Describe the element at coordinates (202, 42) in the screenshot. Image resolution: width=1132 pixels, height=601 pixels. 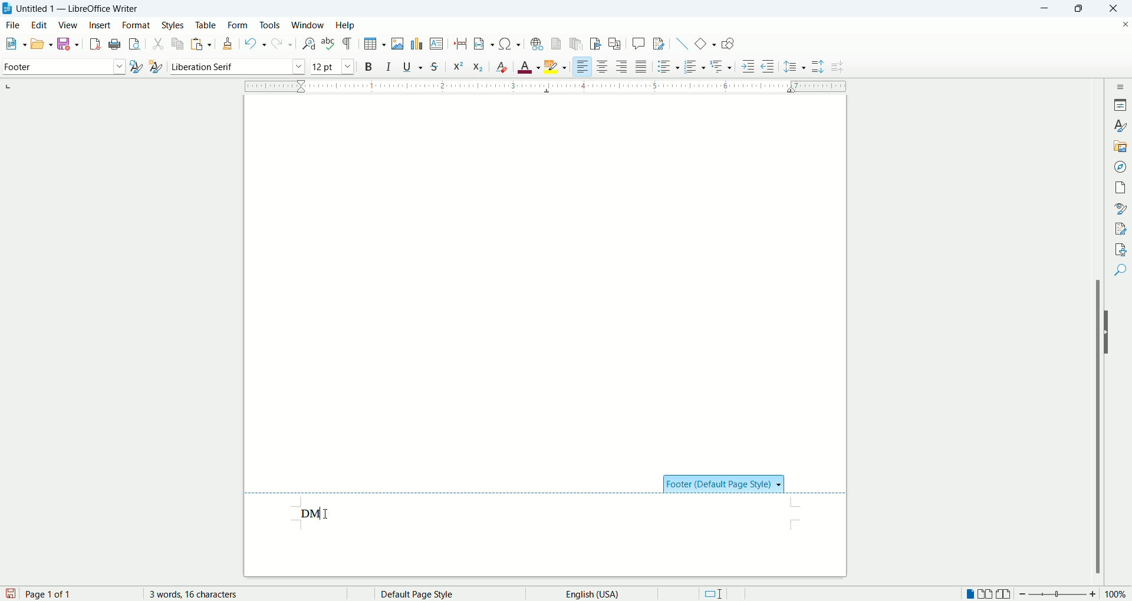
I see `paste` at that location.